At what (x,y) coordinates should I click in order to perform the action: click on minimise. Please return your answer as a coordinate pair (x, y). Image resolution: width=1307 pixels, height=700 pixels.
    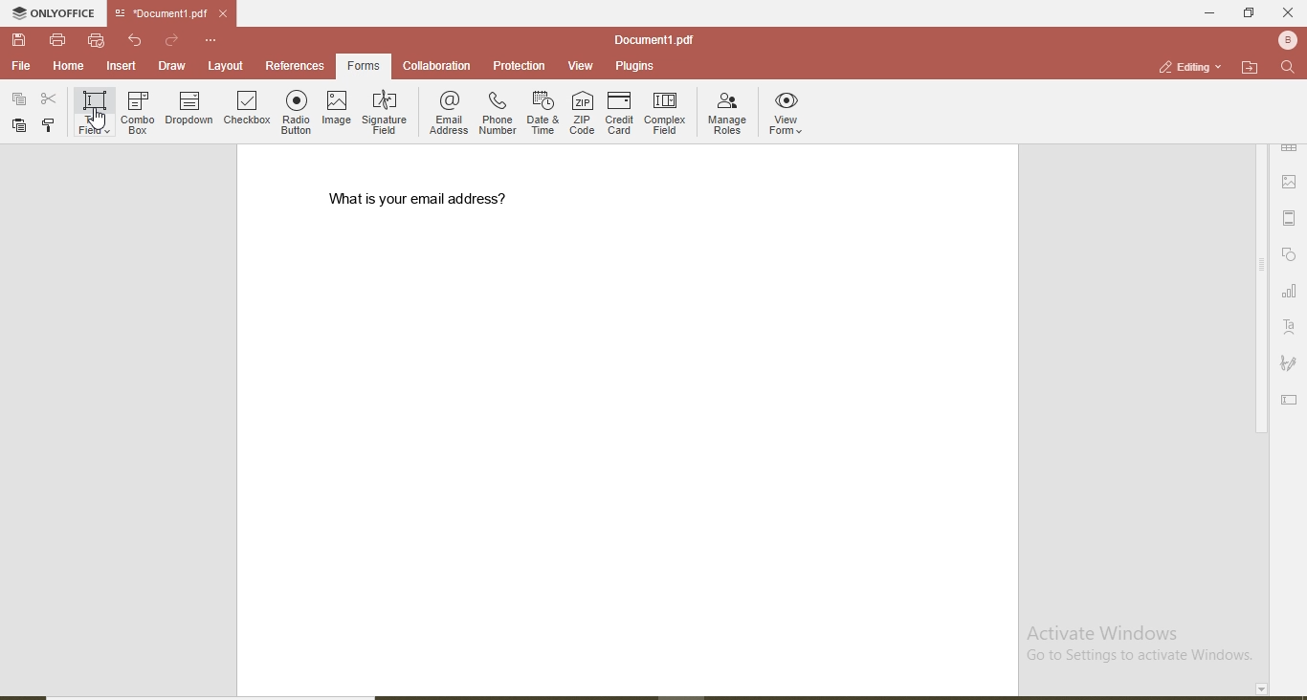
    Looking at the image, I should click on (1204, 11).